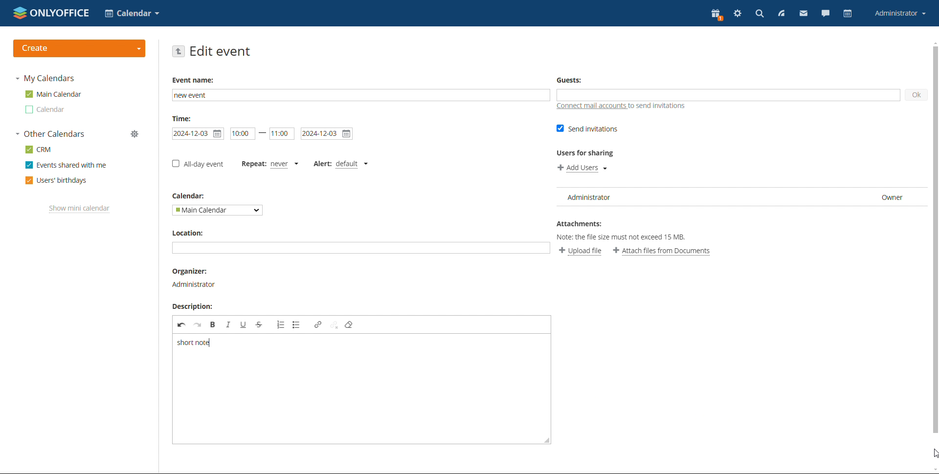 This screenshot has width=939, height=474. I want to click on add guests, so click(728, 95).